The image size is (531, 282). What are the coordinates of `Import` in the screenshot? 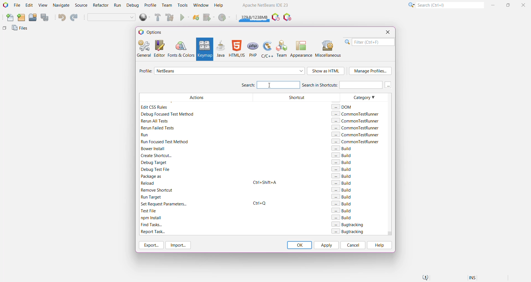 It's located at (179, 245).